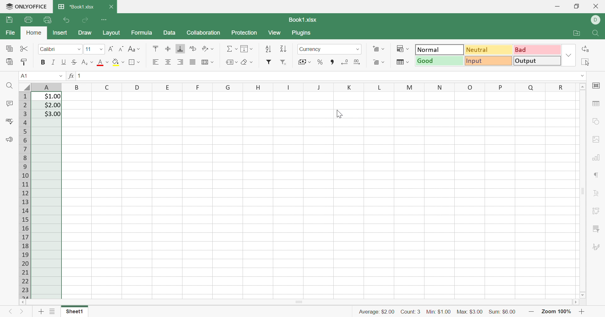  Describe the element at coordinates (10, 62) in the screenshot. I see `Paste` at that location.